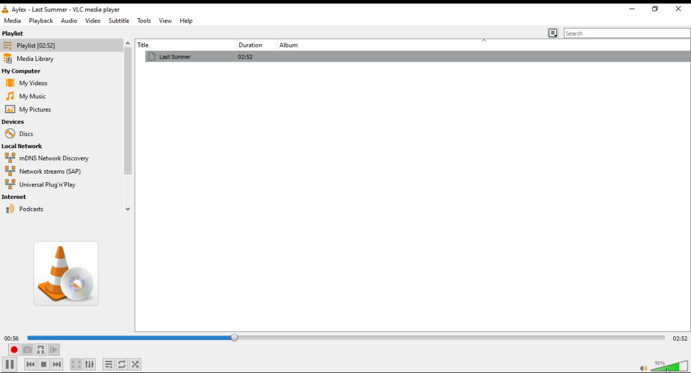  What do you see at coordinates (119, 20) in the screenshot?
I see `subtitle` at bounding box center [119, 20].